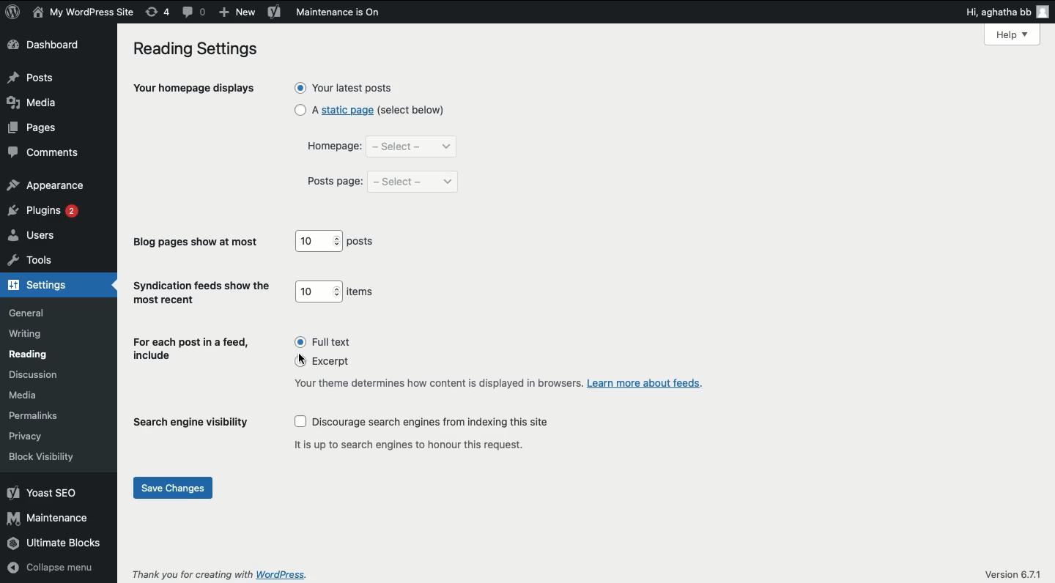 The image size is (1055, 583). What do you see at coordinates (174, 489) in the screenshot?
I see `save changes` at bounding box center [174, 489].